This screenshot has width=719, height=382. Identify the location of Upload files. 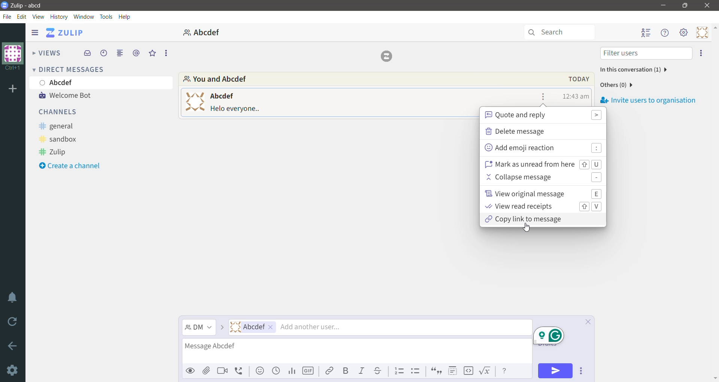
(206, 371).